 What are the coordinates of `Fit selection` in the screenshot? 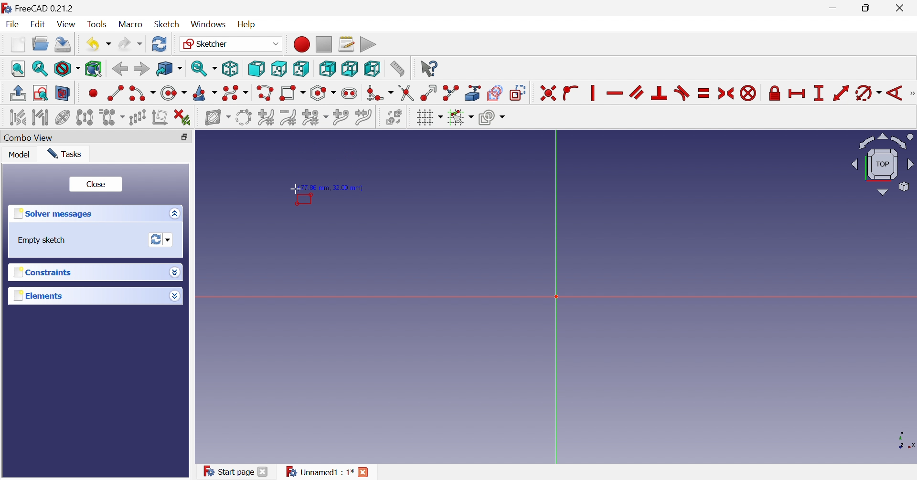 It's located at (39, 69).